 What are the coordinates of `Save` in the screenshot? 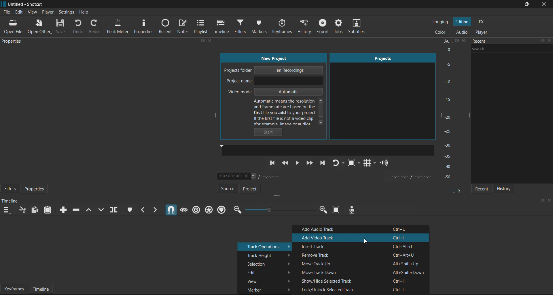 It's located at (61, 27).